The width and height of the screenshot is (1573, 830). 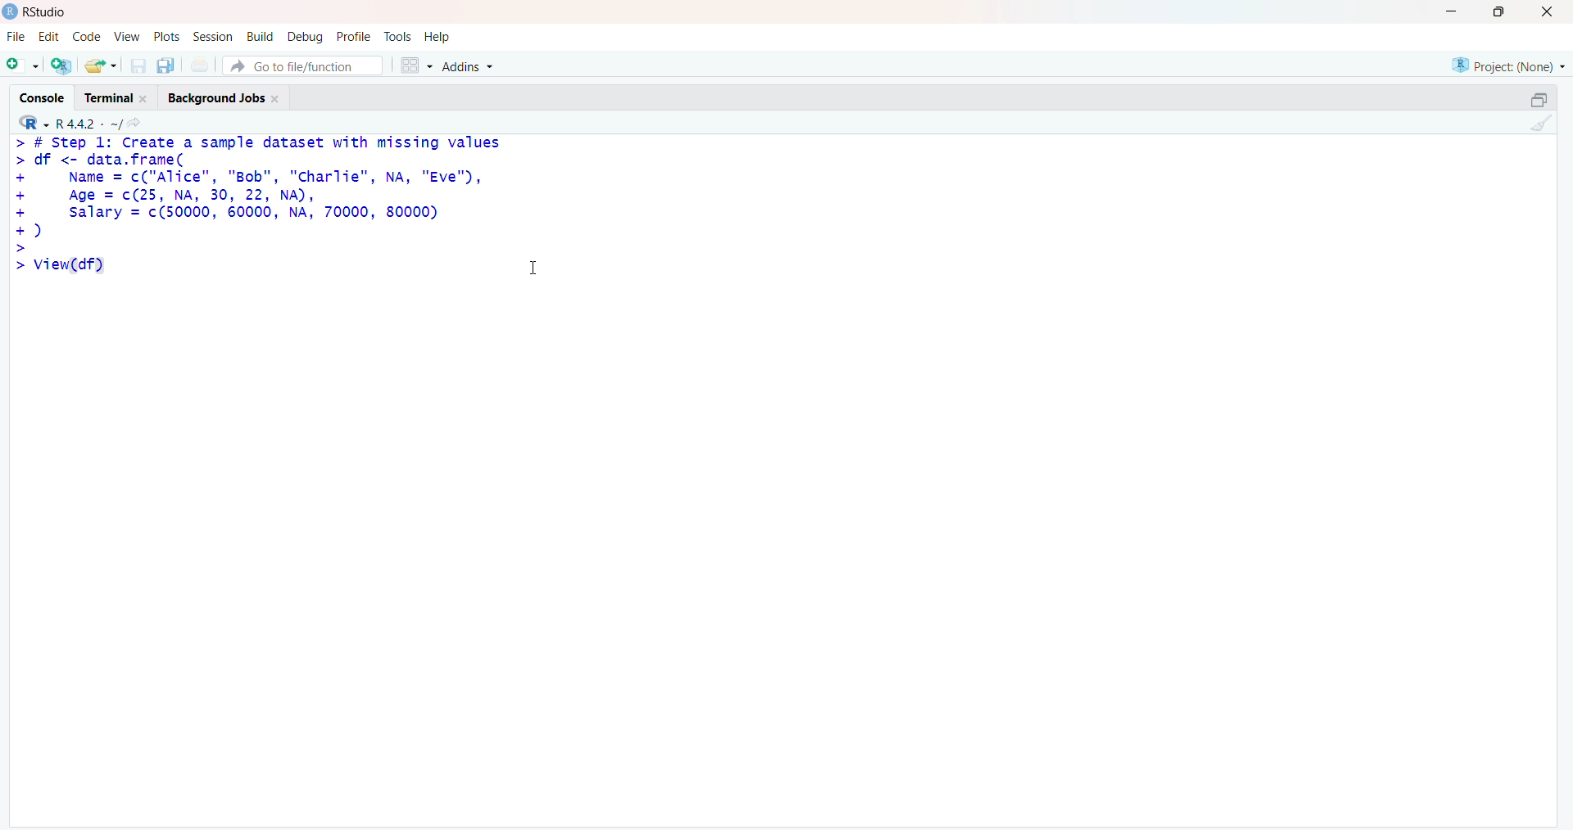 What do you see at coordinates (84, 37) in the screenshot?
I see `Code` at bounding box center [84, 37].